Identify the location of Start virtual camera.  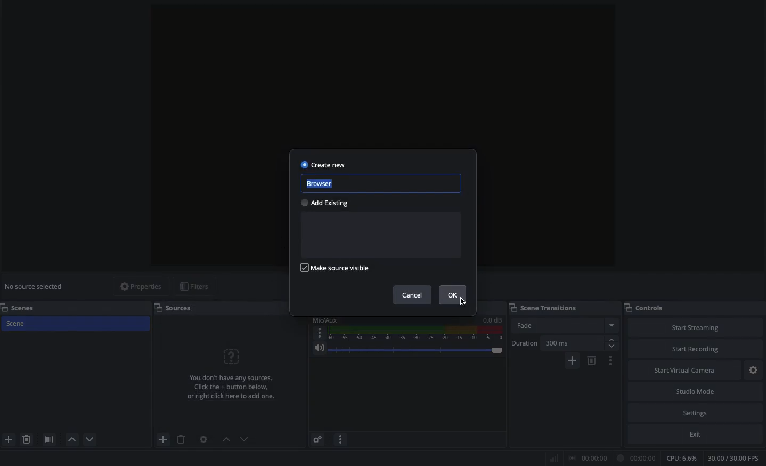
(686, 369).